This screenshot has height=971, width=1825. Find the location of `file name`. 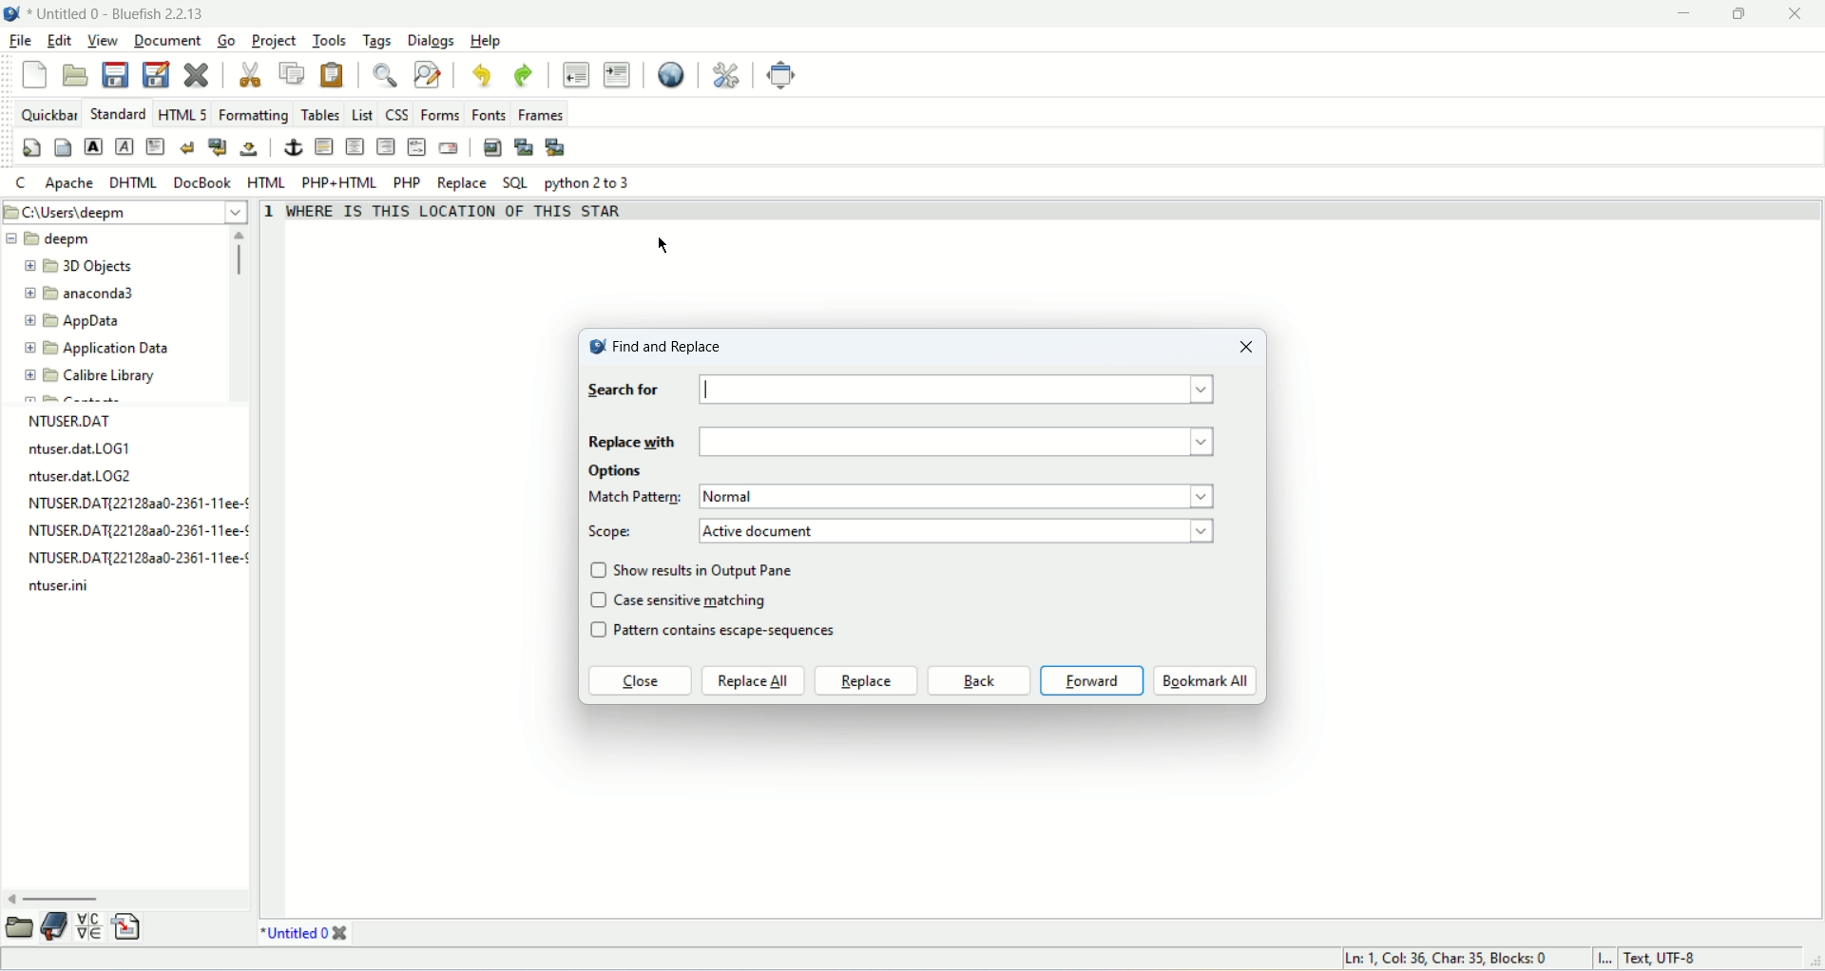

file name is located at coordinates (137, 561).